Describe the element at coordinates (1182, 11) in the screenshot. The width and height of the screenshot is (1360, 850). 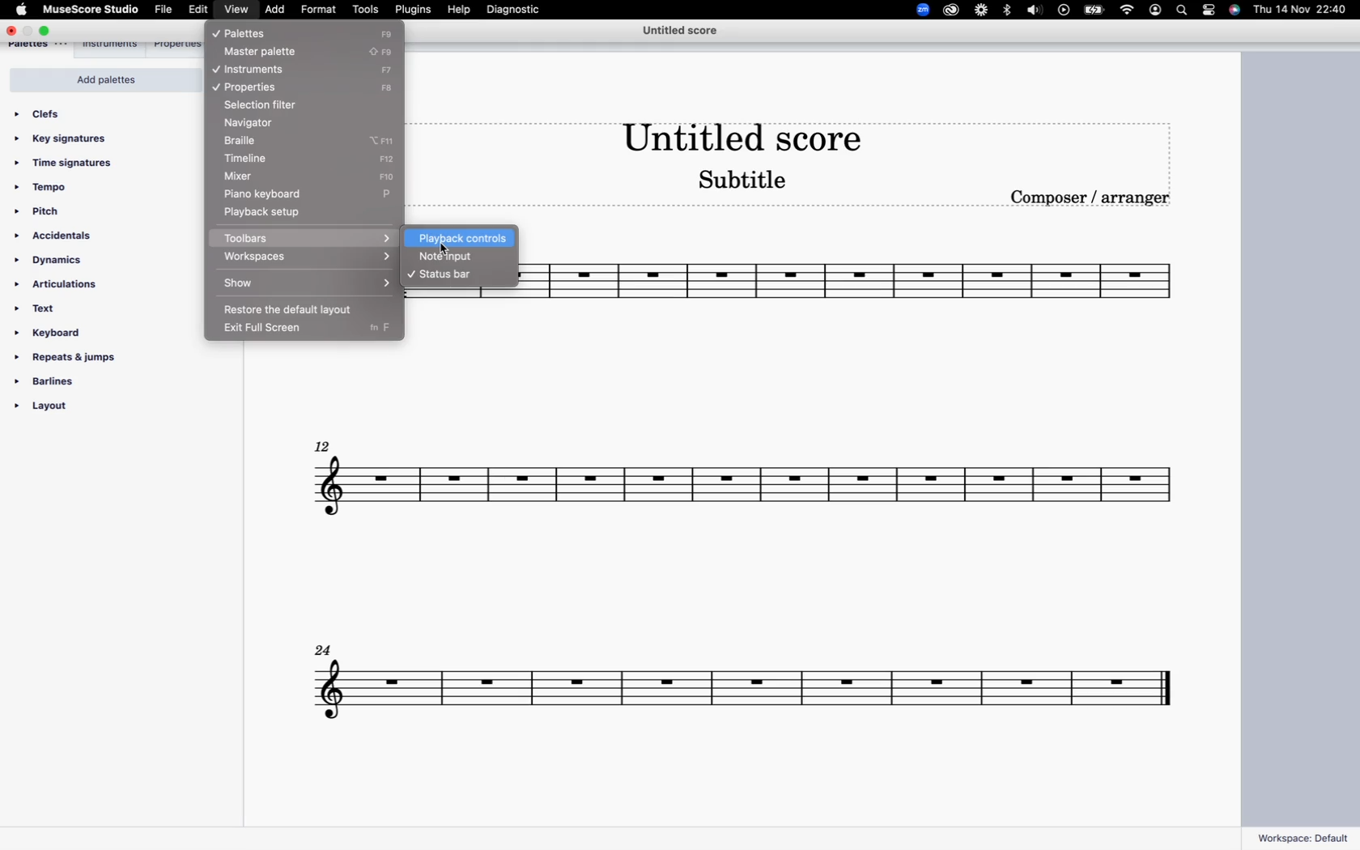
I see `search` at that location.